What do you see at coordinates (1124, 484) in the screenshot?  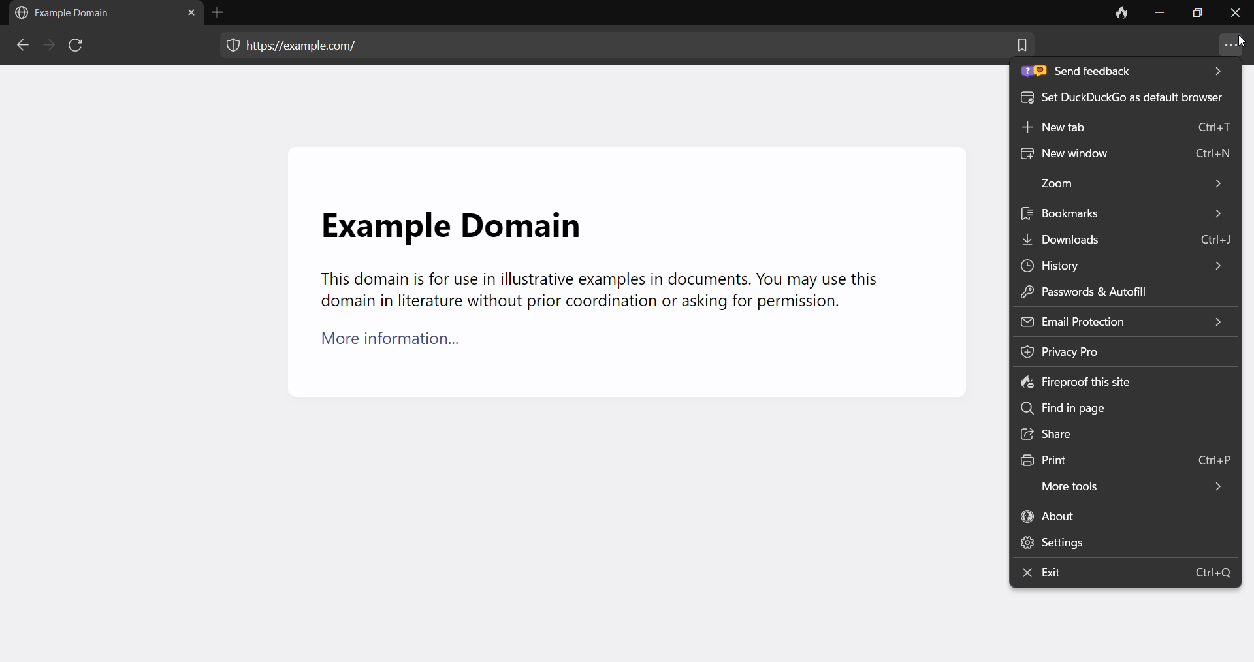 I see `more tools` at bounding box center [1124, 484].